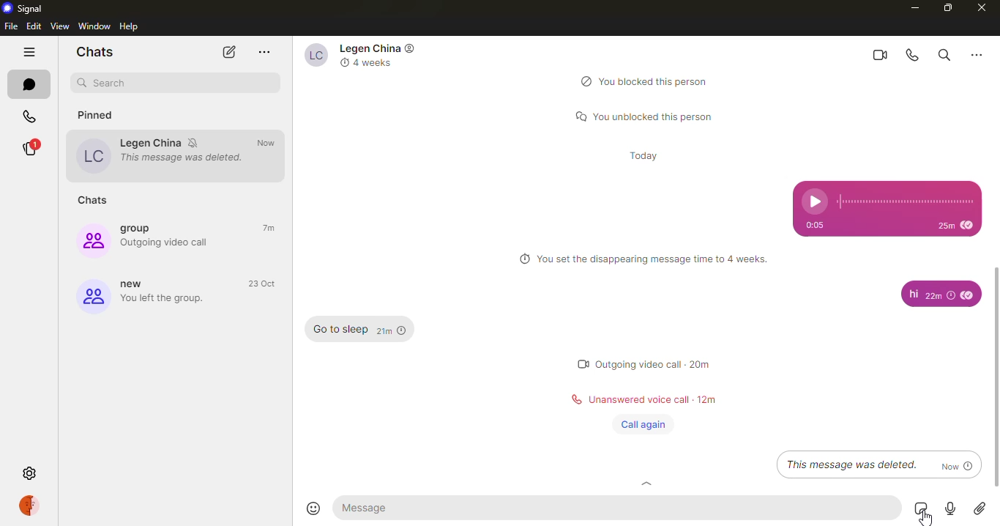 Image resolution: width=1000 pixels, height=526 pixels. Describe the element at coordinates (261, 283) in the screenshot. I see `23 oct` at that location.